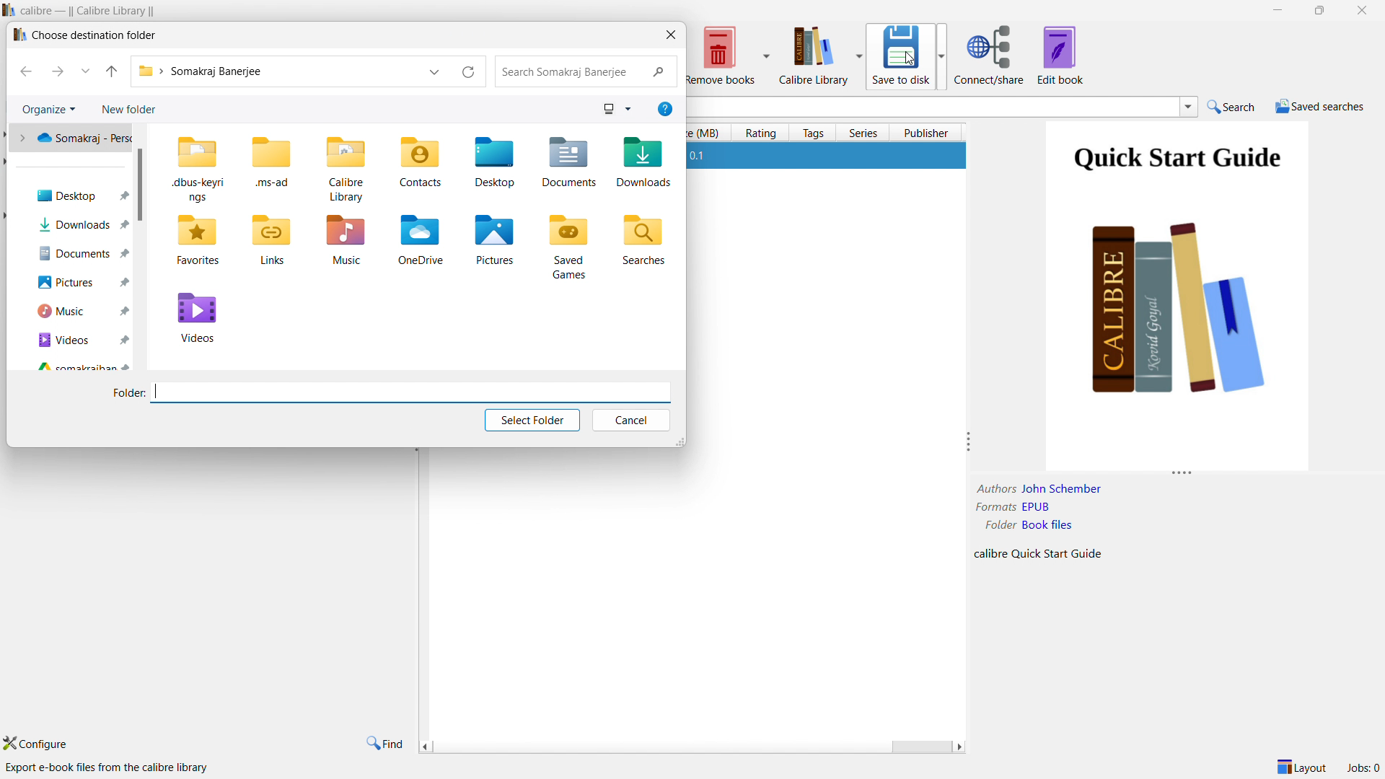 The image size is (1385, 779). What do you see at coordinates (1233, 106) in the screenshot?
I see `search` at bounding box center [1233, 106].